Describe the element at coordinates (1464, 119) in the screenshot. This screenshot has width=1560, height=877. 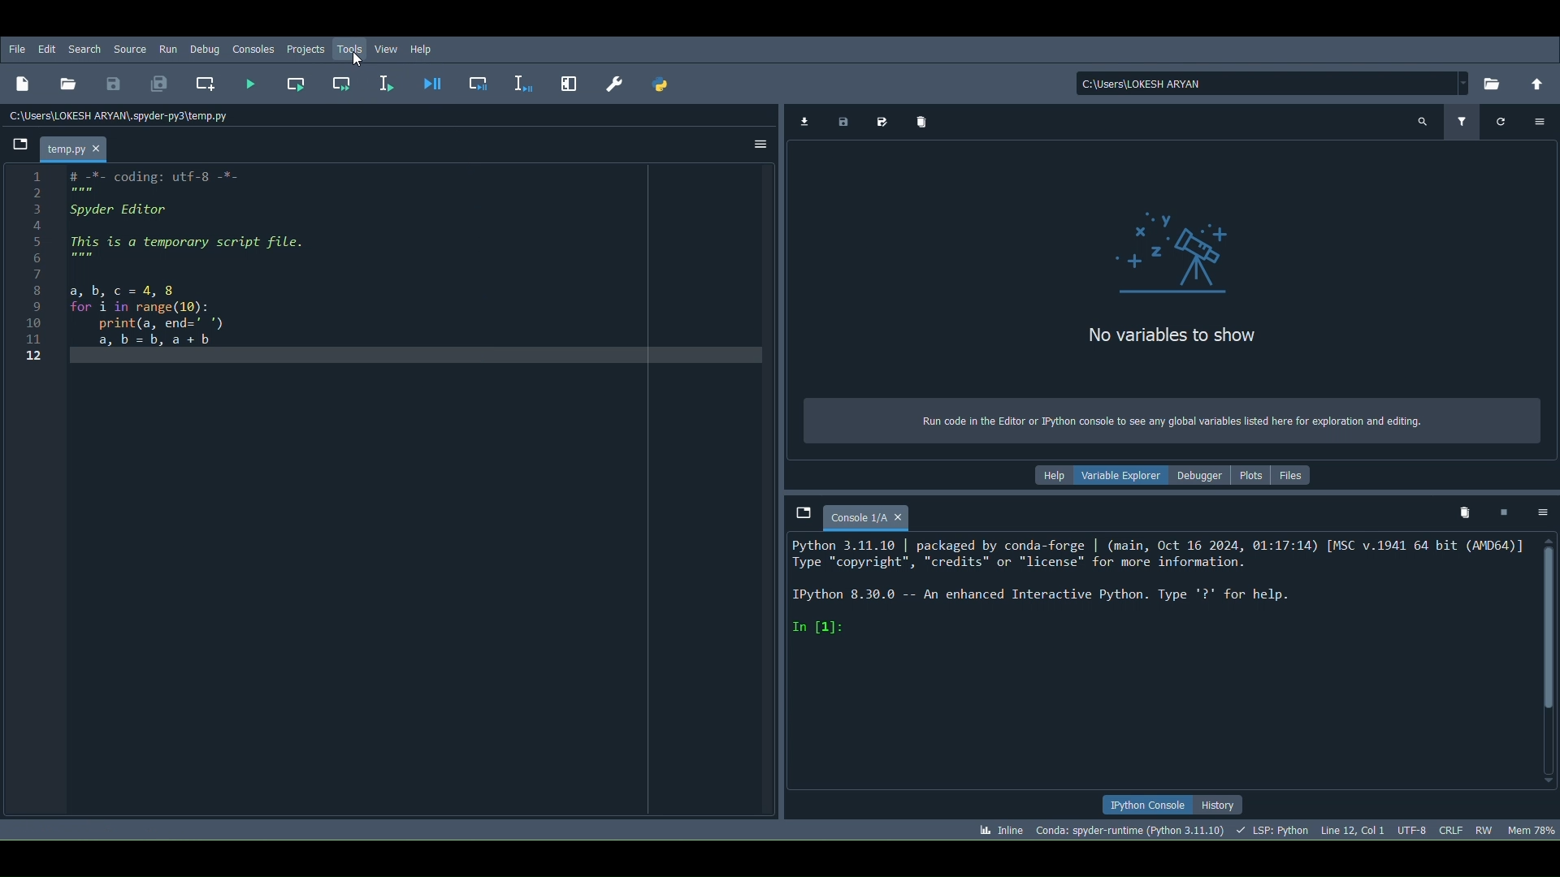
I see `Filter variables` at that location.